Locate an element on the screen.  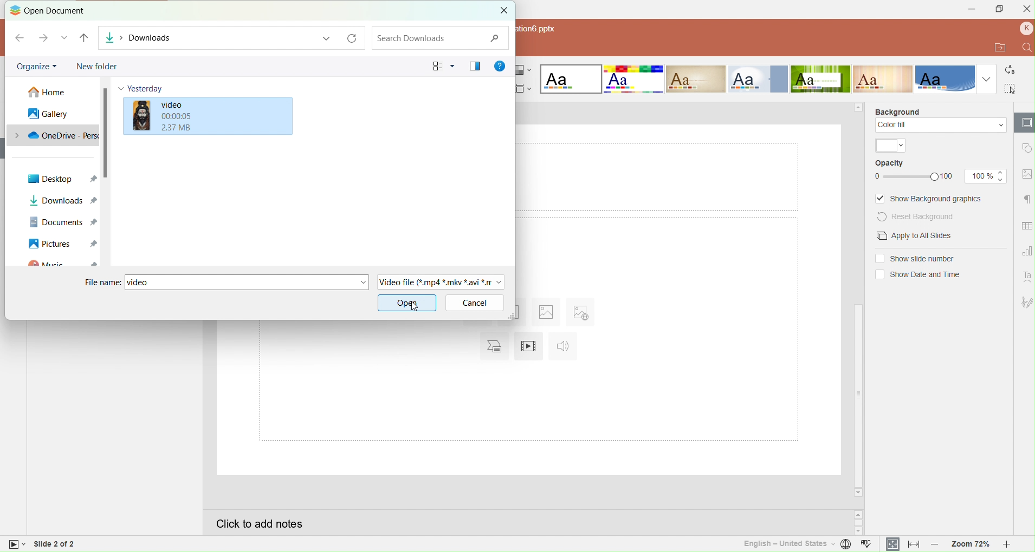
Office is located at coordinates (945, 79).